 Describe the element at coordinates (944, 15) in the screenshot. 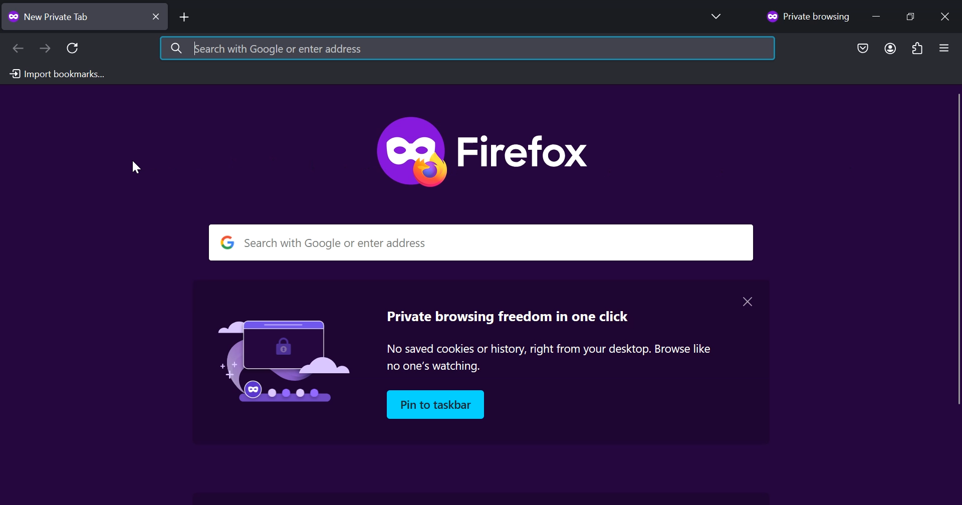

I see `Close` at that location.